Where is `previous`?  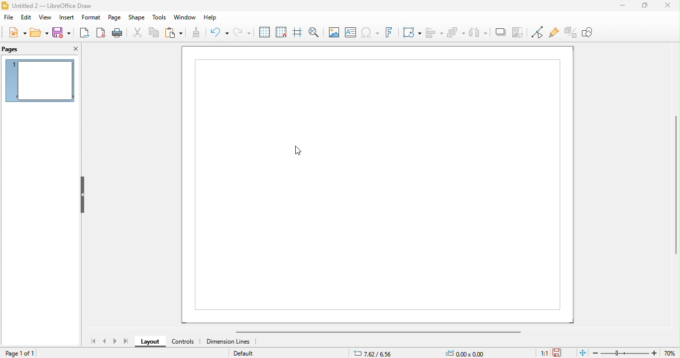
previous is located at coordinates (106, 342).